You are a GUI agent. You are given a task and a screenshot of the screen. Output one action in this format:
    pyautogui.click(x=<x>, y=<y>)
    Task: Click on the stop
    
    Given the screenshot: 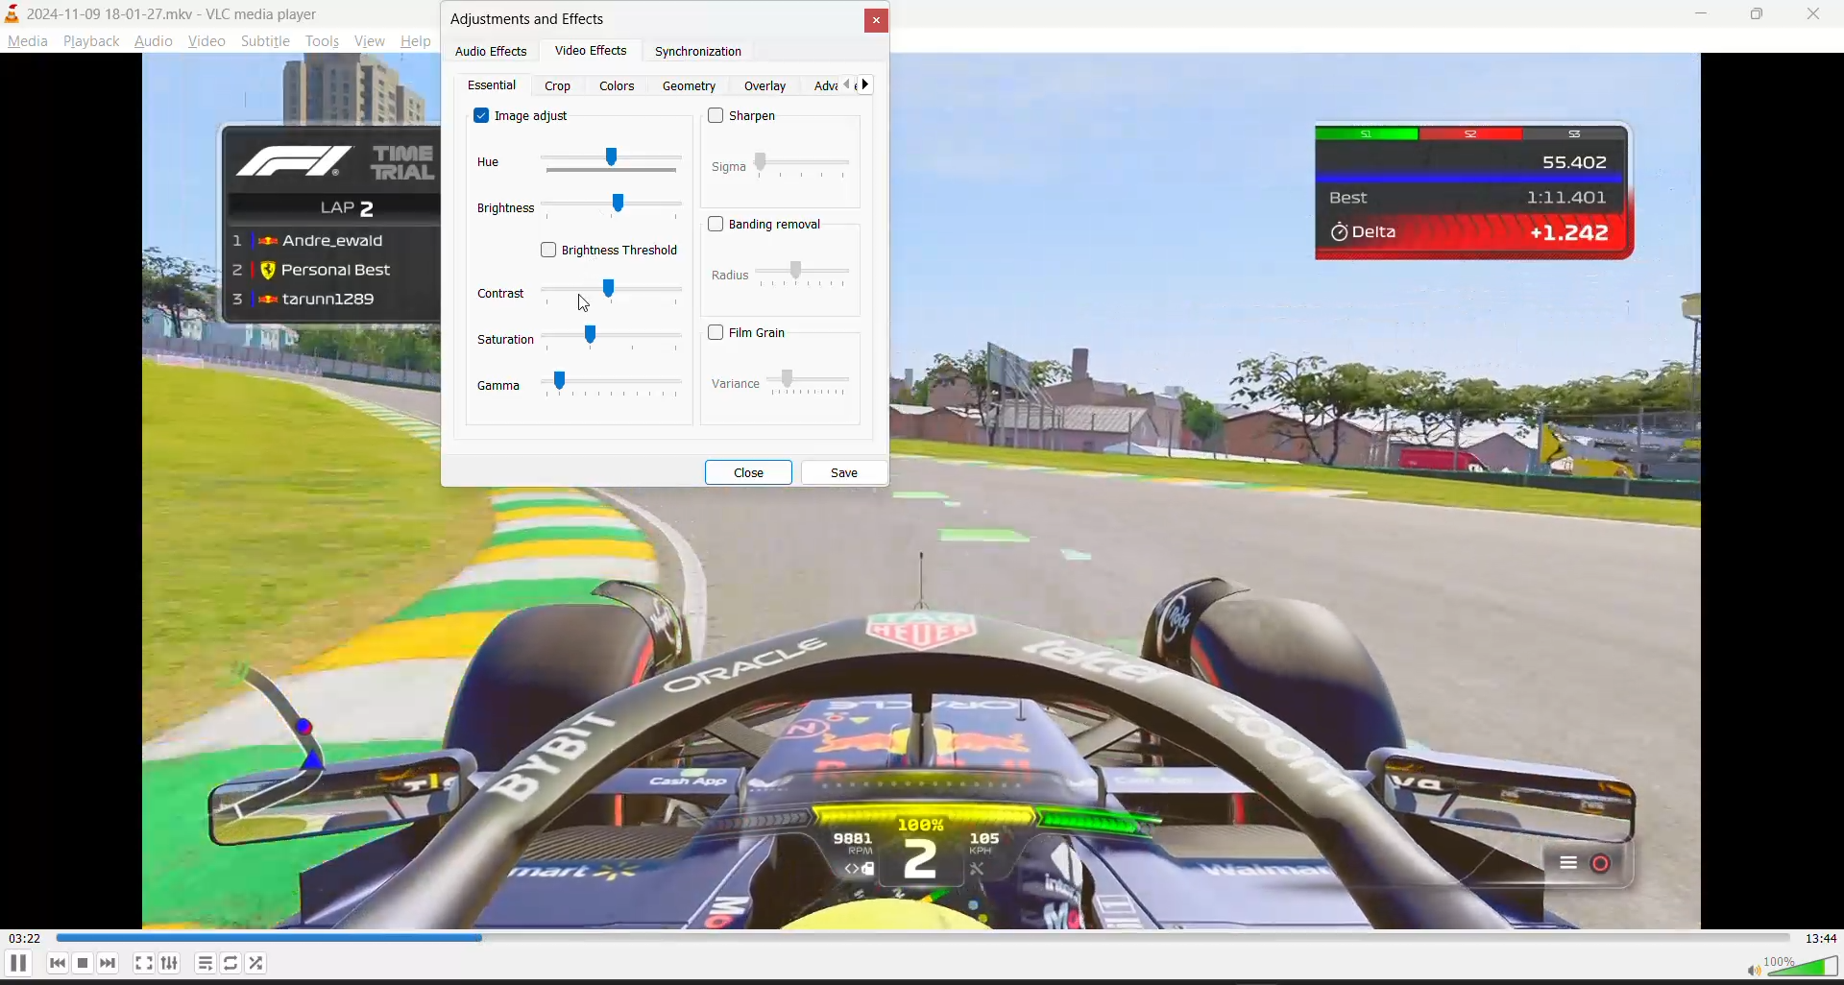 What is the action you would take?
    pyautogui.click(x=85, y=963)
    